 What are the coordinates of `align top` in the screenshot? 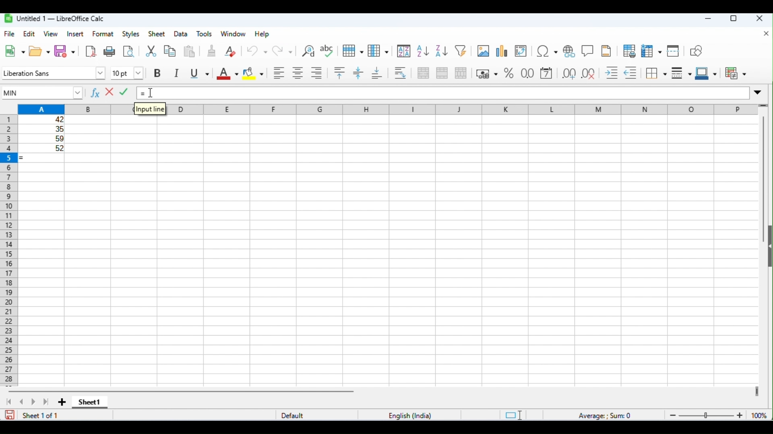 It's located at (341, 73).